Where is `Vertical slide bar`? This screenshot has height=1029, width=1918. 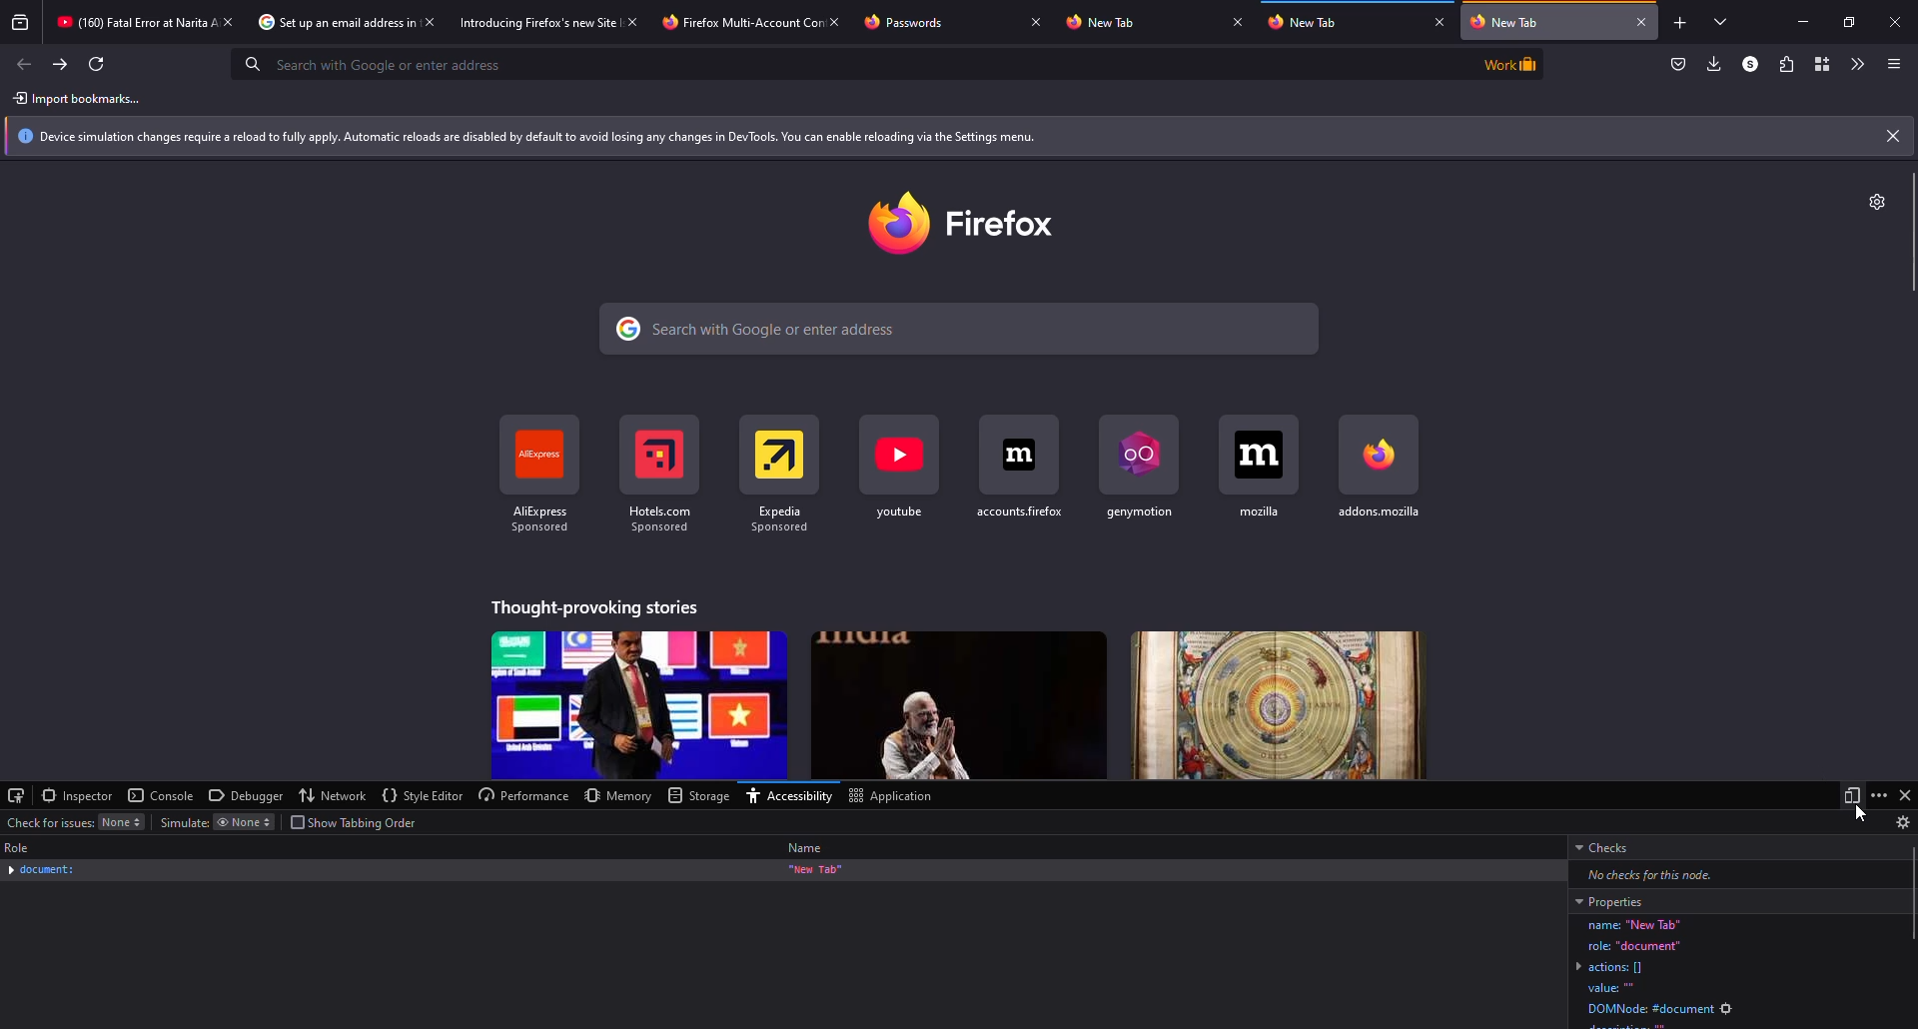 Vertical slide bar is located at coordinates (1913, 232).